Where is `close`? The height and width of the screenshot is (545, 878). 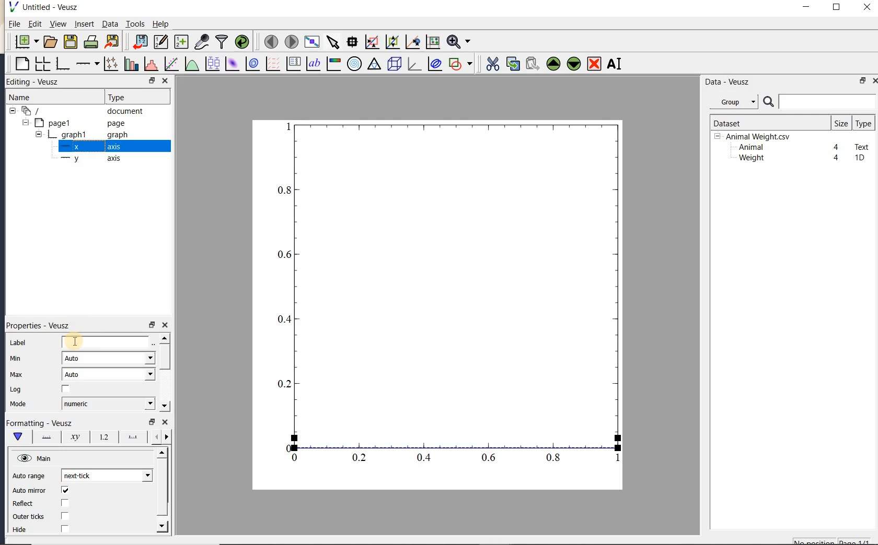 close is located at coordinates (165, 422).